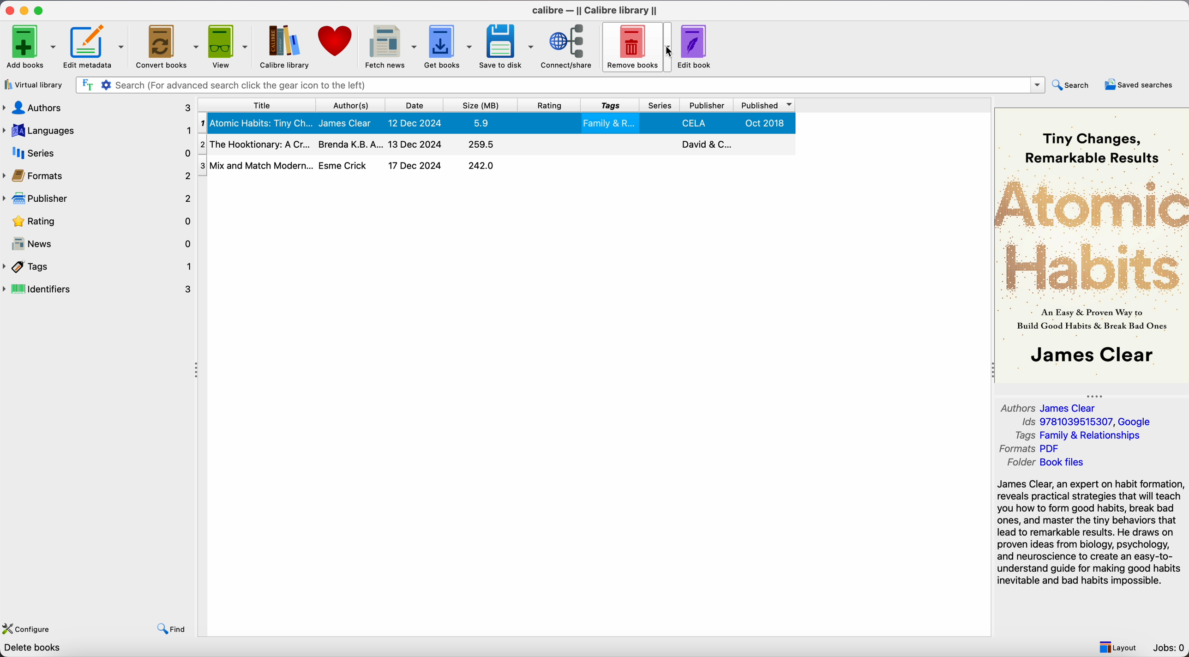  Describe the element at coordinates (635, 46) in the screenshot. I see `remove books` at that location.